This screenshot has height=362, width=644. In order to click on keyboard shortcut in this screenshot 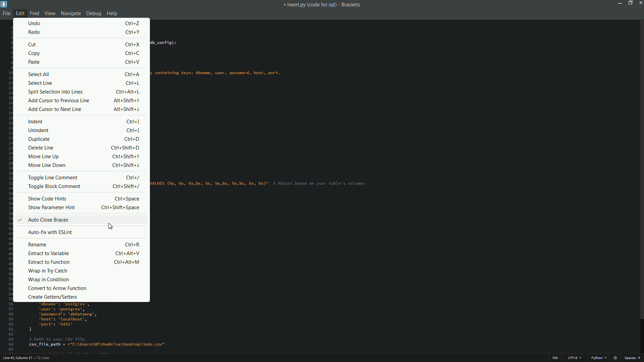, I will do `click(128, 92)`.